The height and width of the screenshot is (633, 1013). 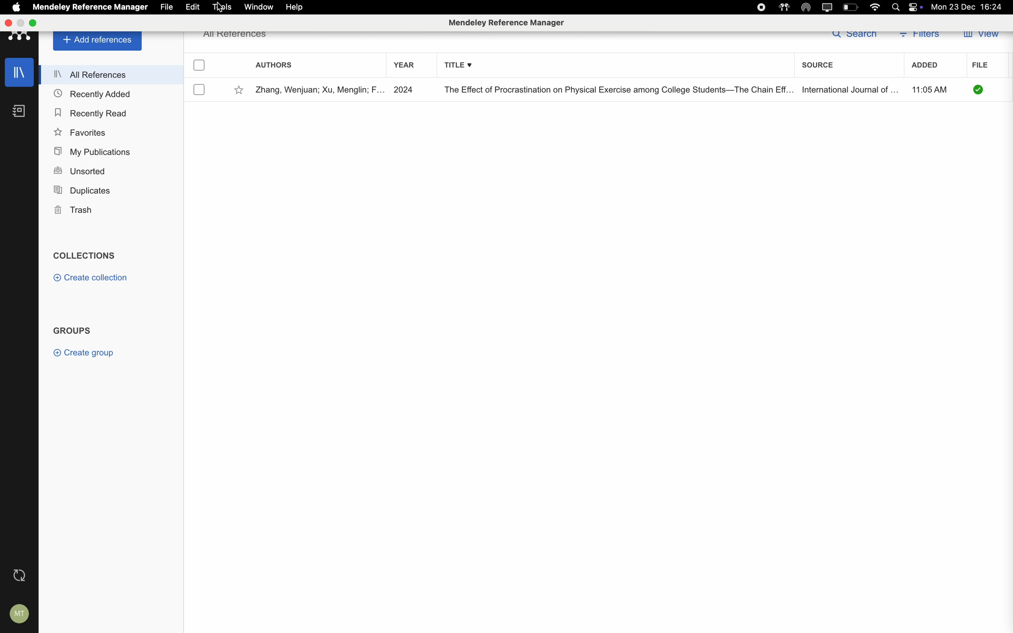 I want to click on edit, so click(x=193, y=7).